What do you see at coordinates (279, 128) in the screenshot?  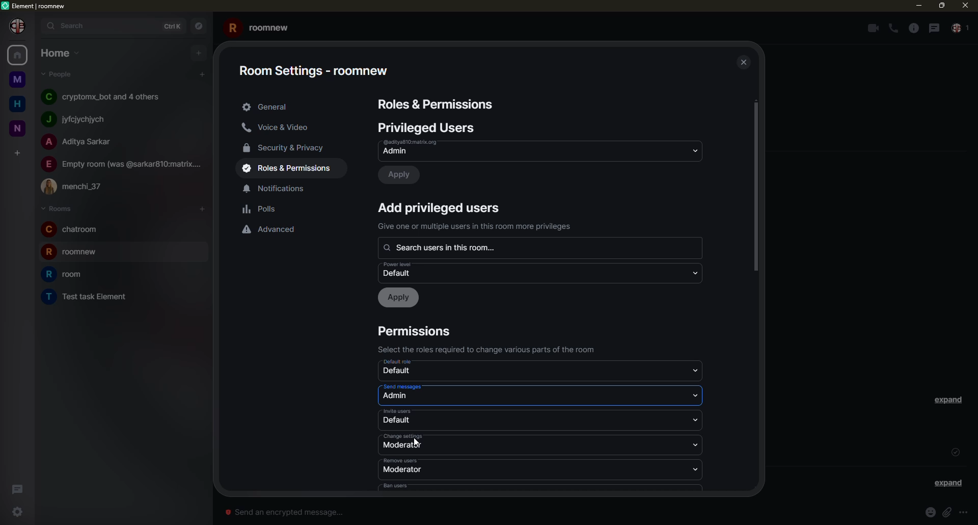 I see `voice` at bounding box center [279, 128].